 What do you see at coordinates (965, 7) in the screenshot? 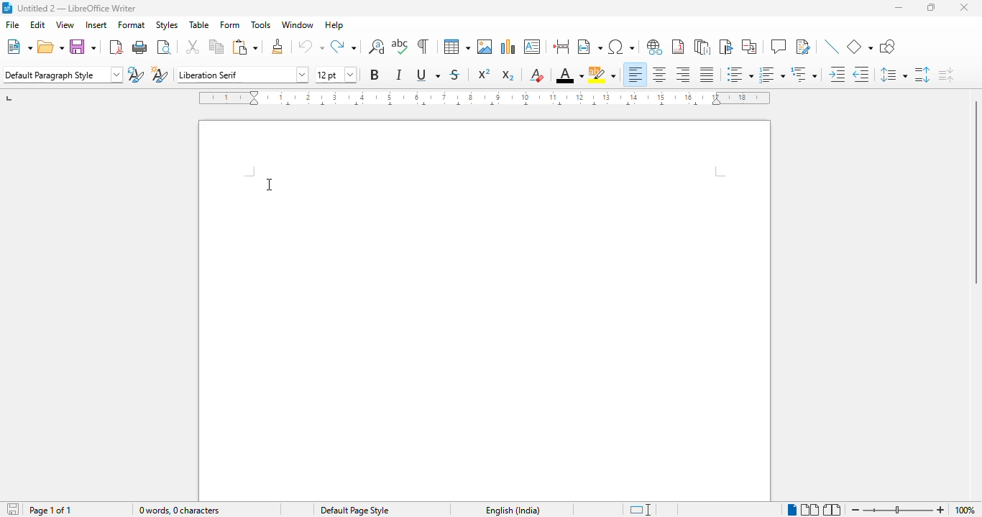
I see `close` at bounding box center [965, 7].